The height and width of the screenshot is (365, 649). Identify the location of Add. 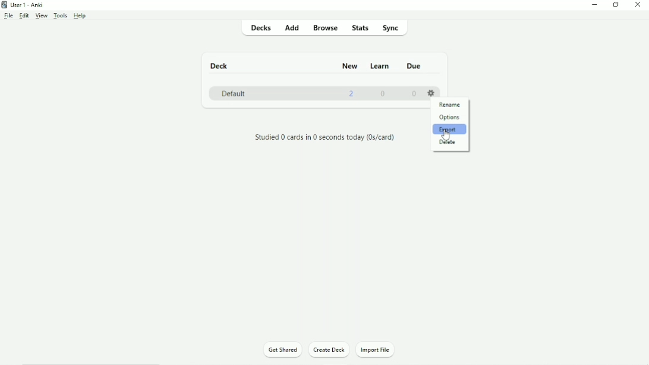
(292, 27).